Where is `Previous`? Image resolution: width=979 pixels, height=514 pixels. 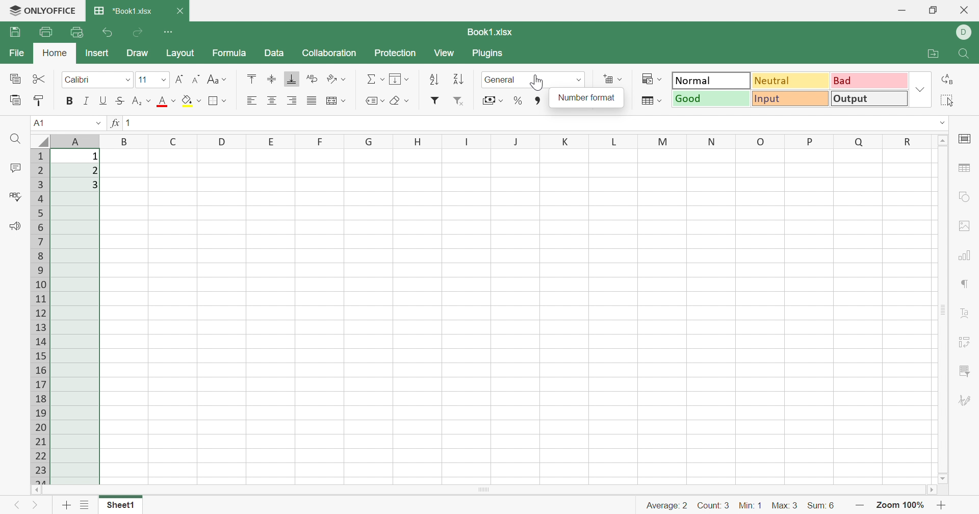 Previous is located at coordinates (13, 507).